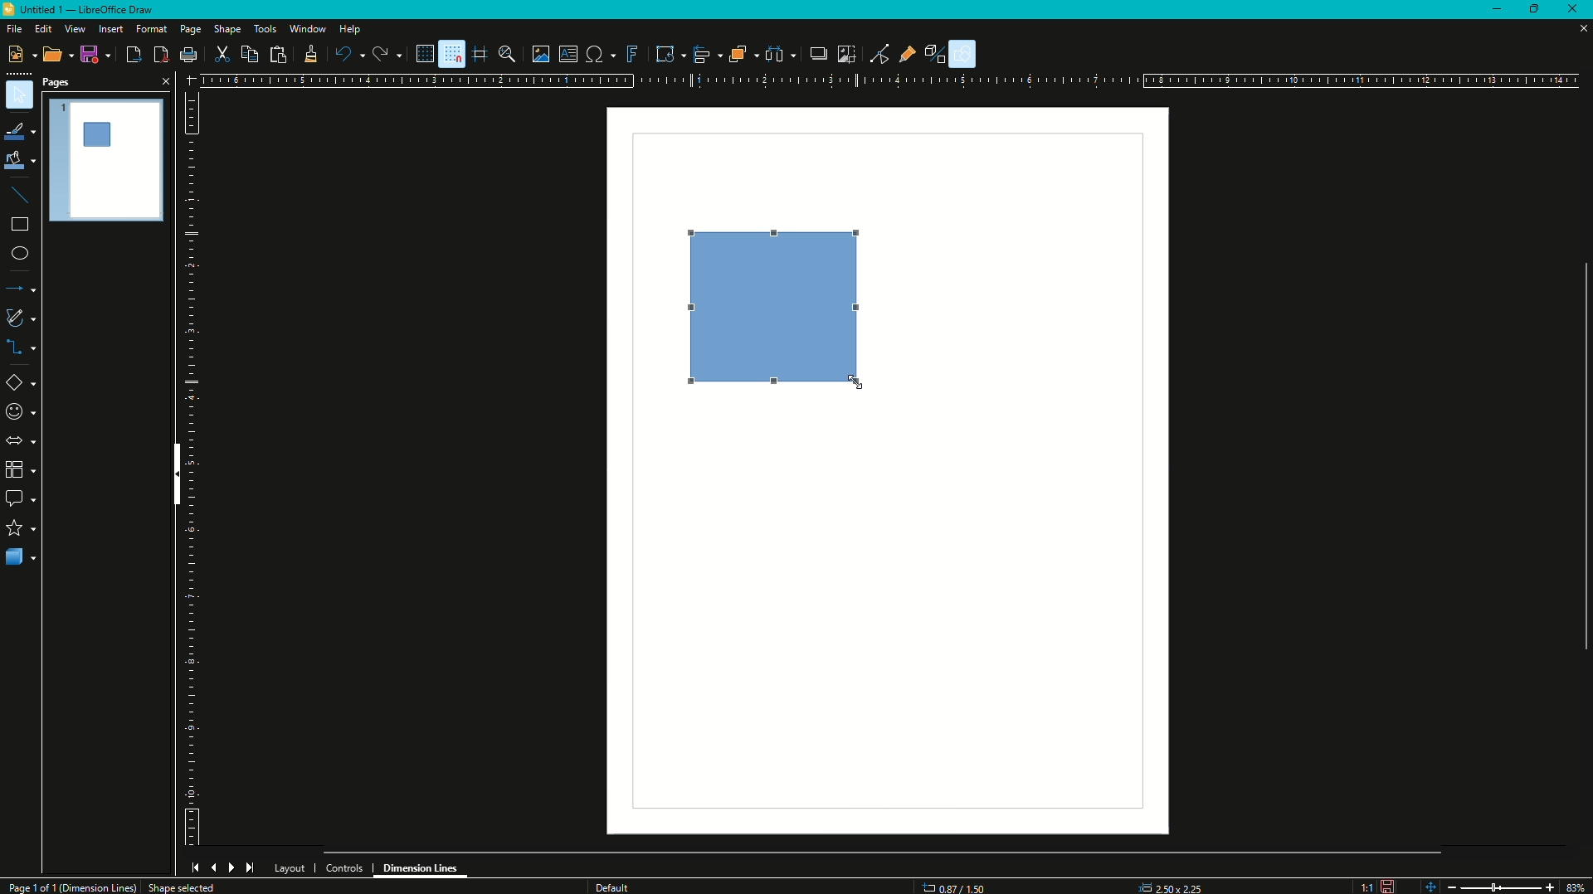 This screenshot has height=894, width=1593. What do you see at coordinates (939, 52) in the screenshot?
I see `Toggle Extrusion` at bounding box center [939, 52].